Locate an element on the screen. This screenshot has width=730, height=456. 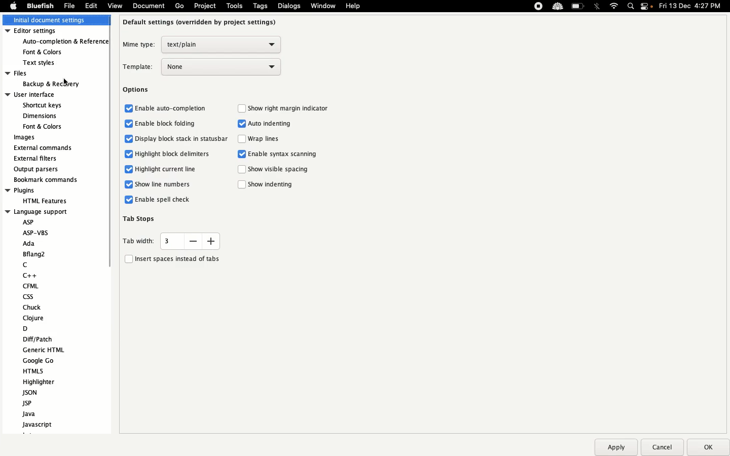
Apply is located at coordinates (620, 446).